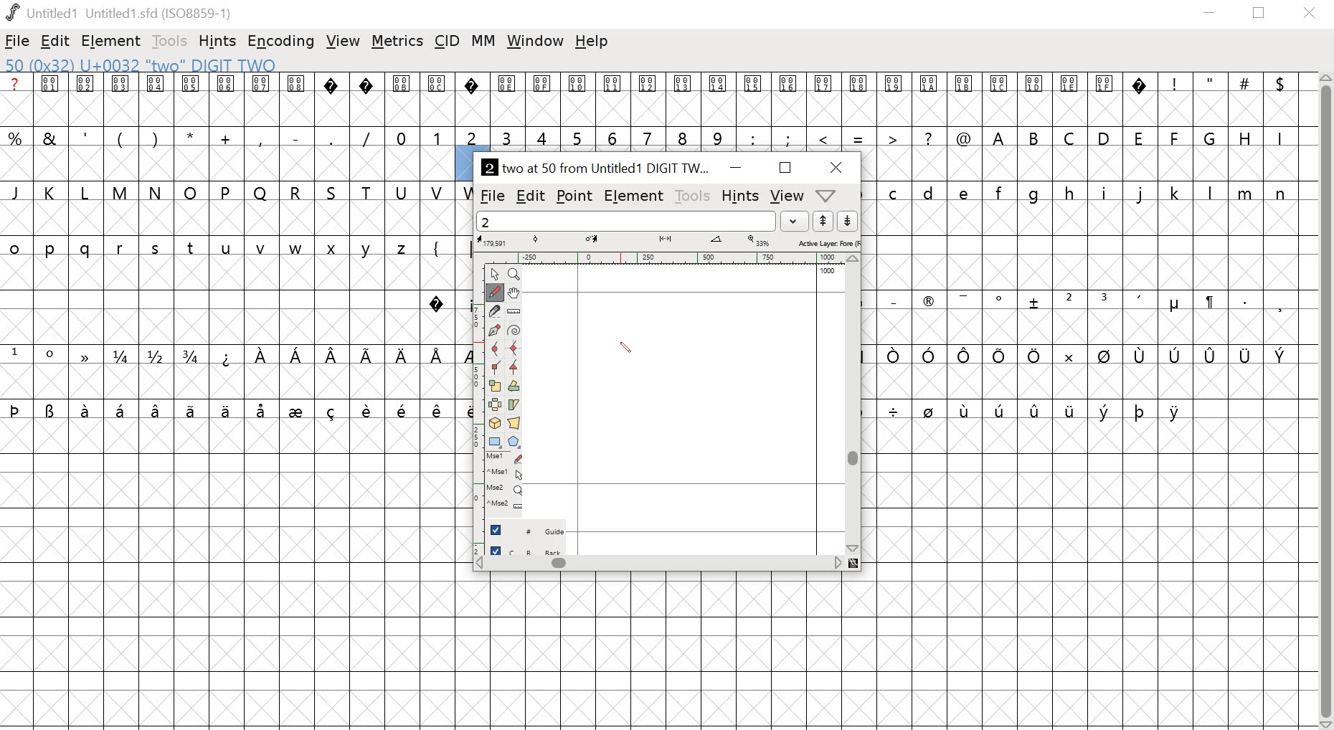 The height and width of the screenshot is (730, 1334). What do you see at coordinates (628, 349) in the screenshot?
I see `pen tool /cursor location` at bounding box center [628, 349].